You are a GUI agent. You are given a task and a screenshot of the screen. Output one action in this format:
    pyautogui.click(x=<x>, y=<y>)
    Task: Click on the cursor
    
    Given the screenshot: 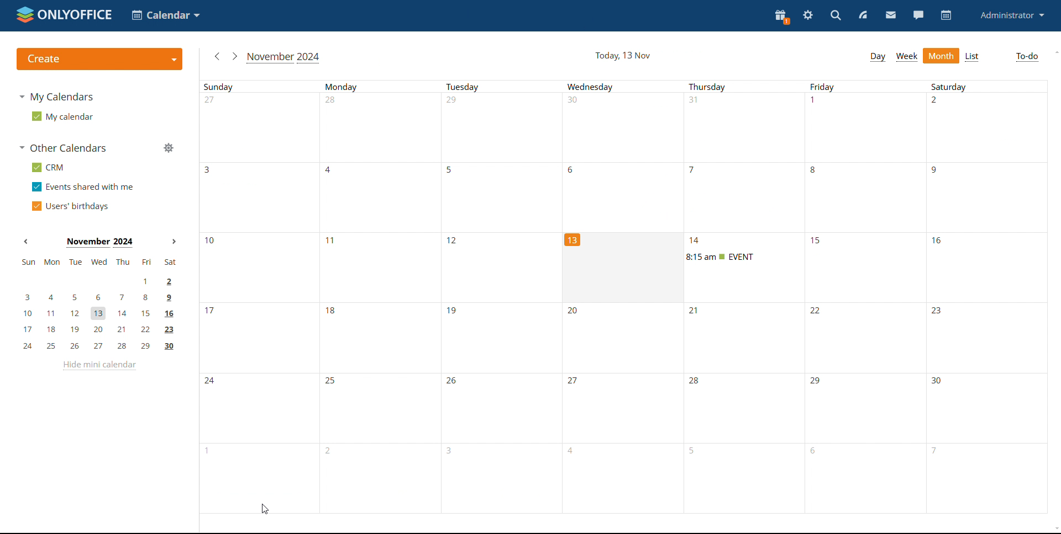 What is the action you would take?
    pyautogui.click(x=264, y=509)
    